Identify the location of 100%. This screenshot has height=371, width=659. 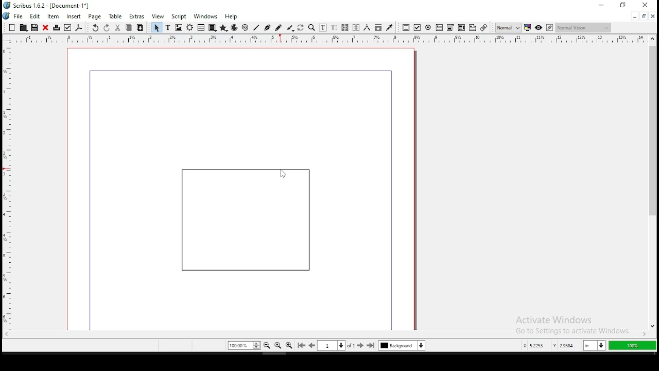
(632, 346).